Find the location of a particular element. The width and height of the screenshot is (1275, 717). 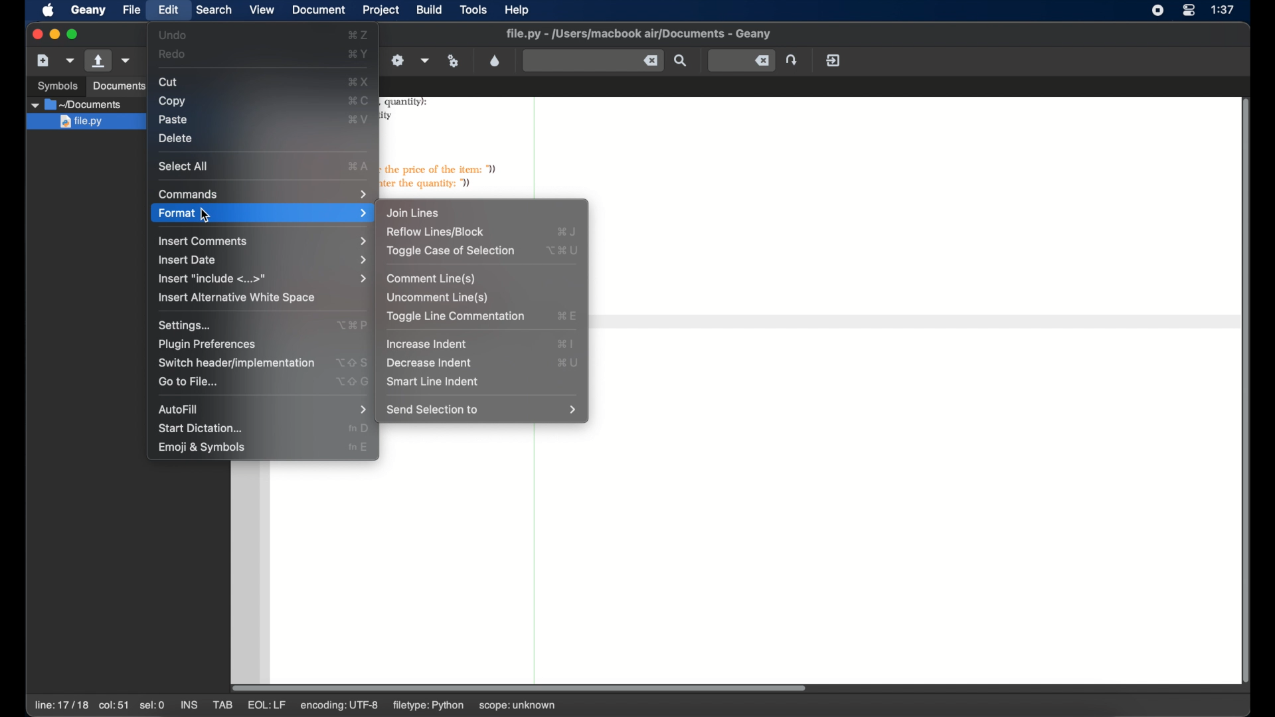

paste is located at coordinates (173, 120).